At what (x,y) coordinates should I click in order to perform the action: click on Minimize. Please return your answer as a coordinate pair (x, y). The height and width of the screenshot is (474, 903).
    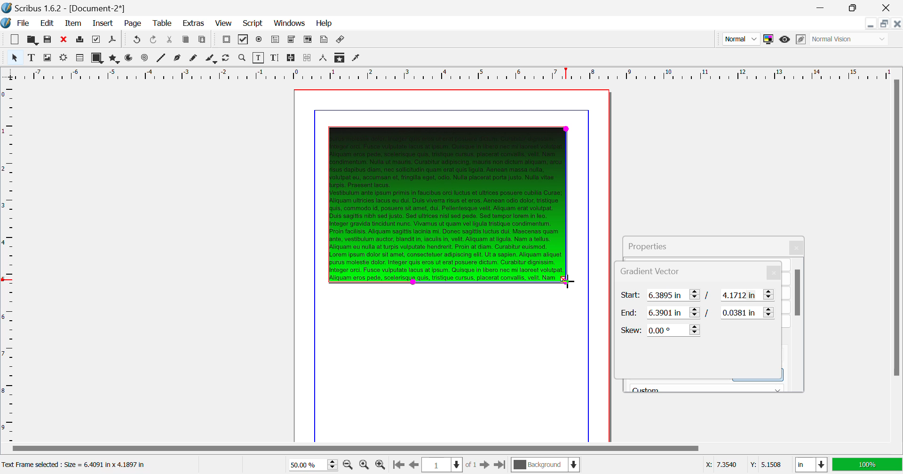
    Looking at the image, I should click on (855, 8).